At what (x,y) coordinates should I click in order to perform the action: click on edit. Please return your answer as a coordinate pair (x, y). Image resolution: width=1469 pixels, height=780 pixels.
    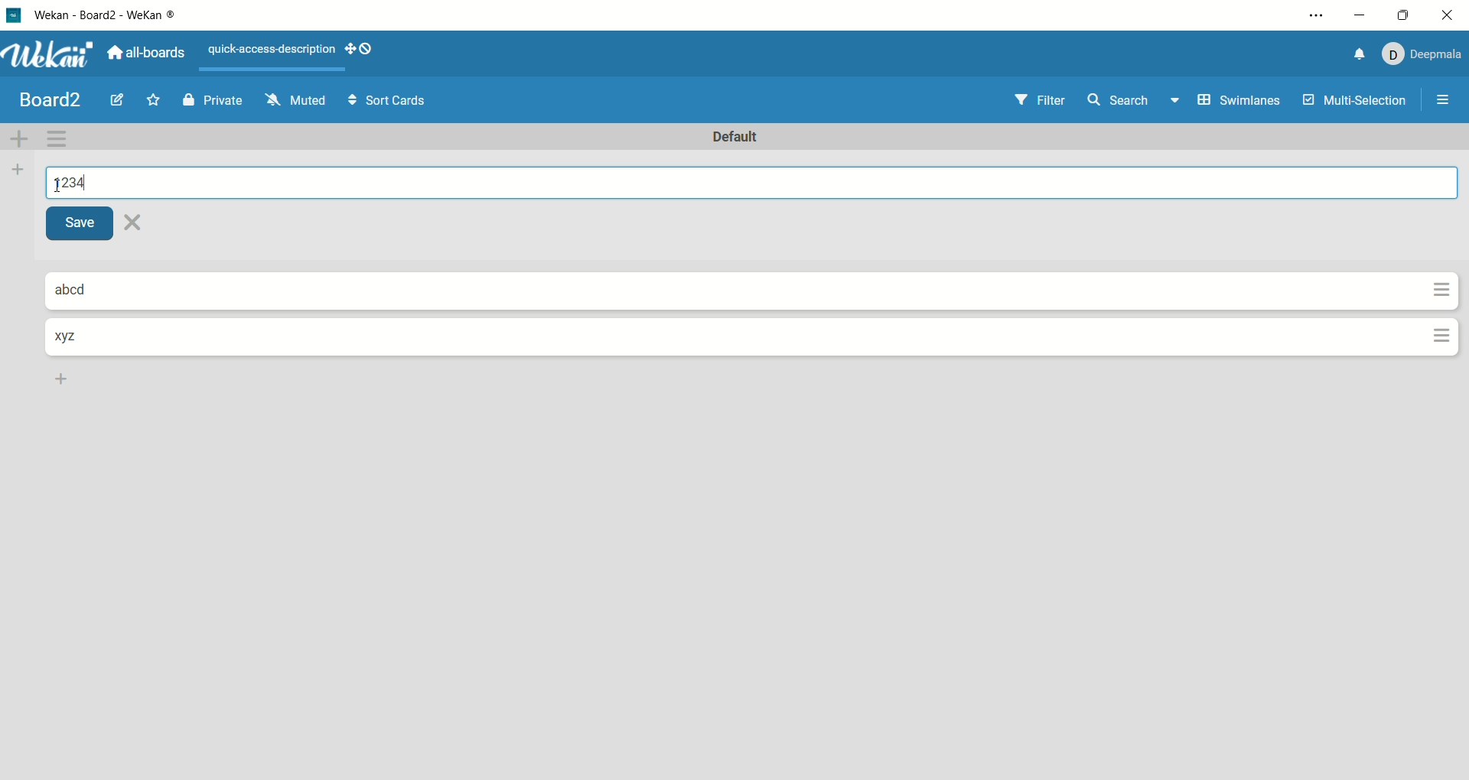
    Looking at the image, I should click on (118, 102).